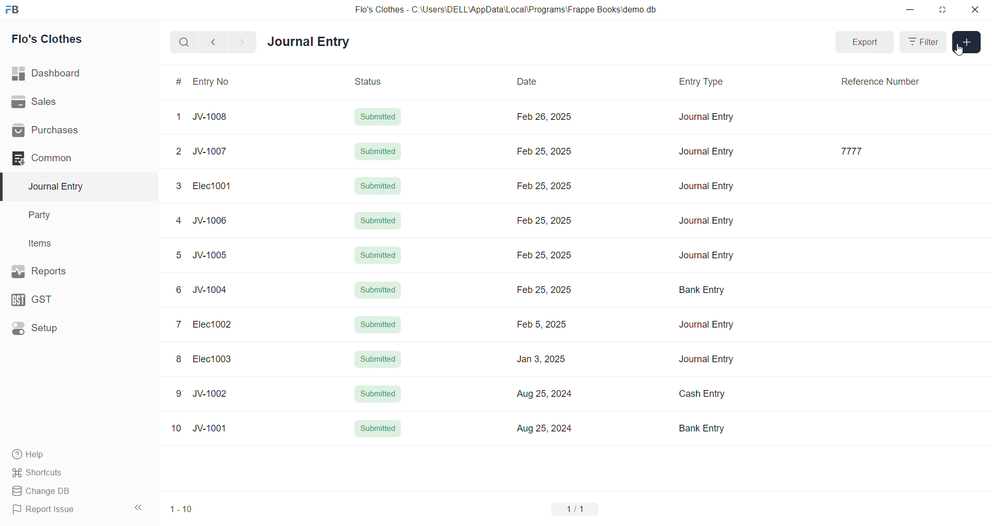 The image size is (992, 526). What do you see at coordinates (210, 82) in the screenshot?
I see `Entry No` at bounding box center [210, 82].